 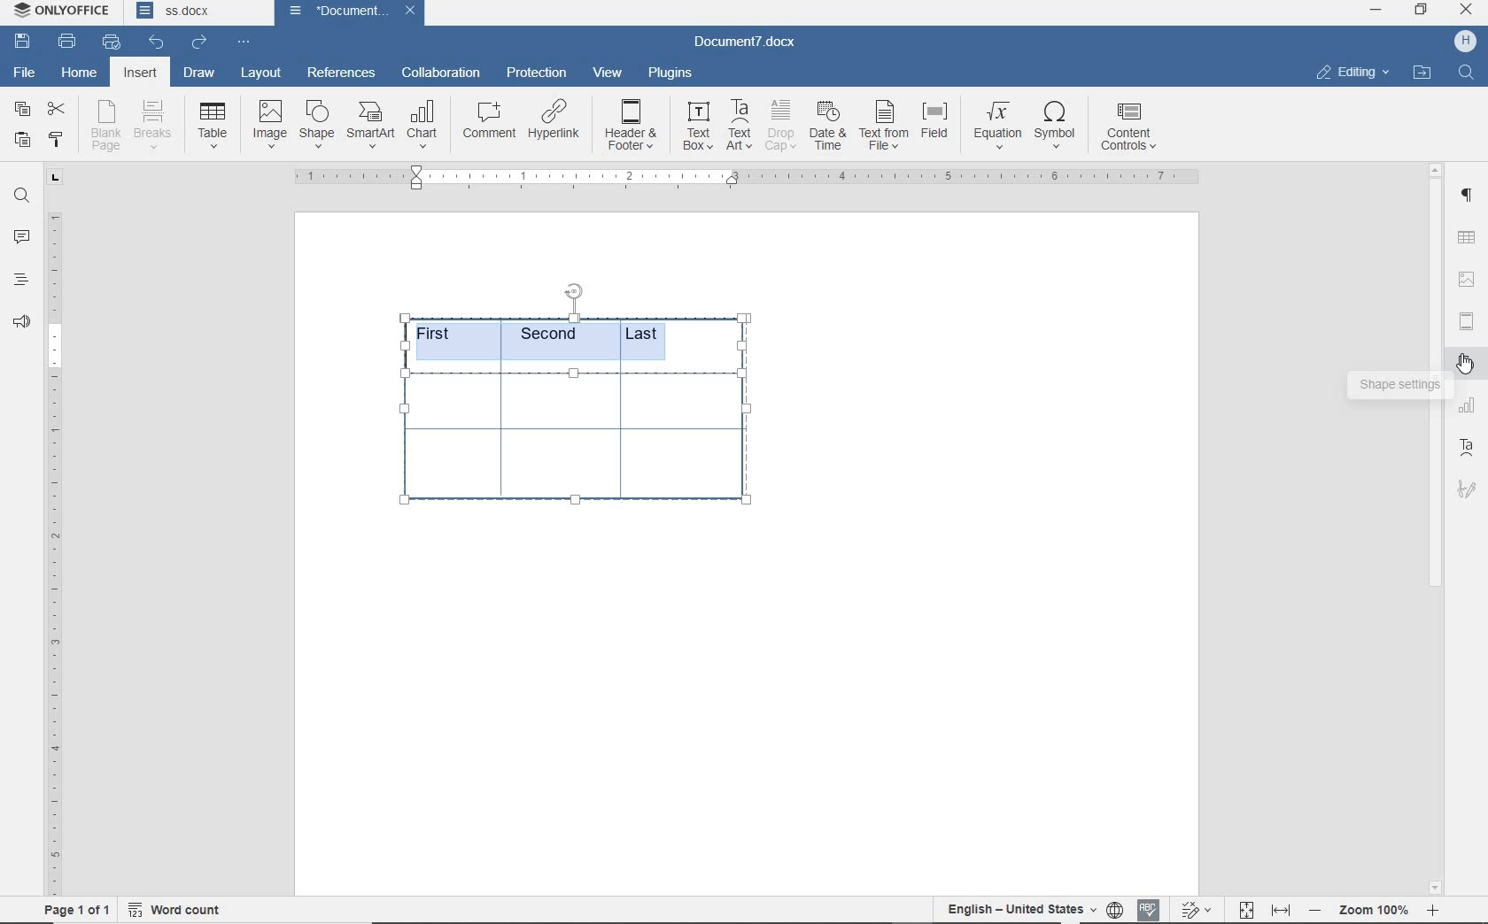 What do you see at coordinates (1466, 322) in the screenshot?
I see `HEADER & FOOTER` at bounding box center [1466, 322].